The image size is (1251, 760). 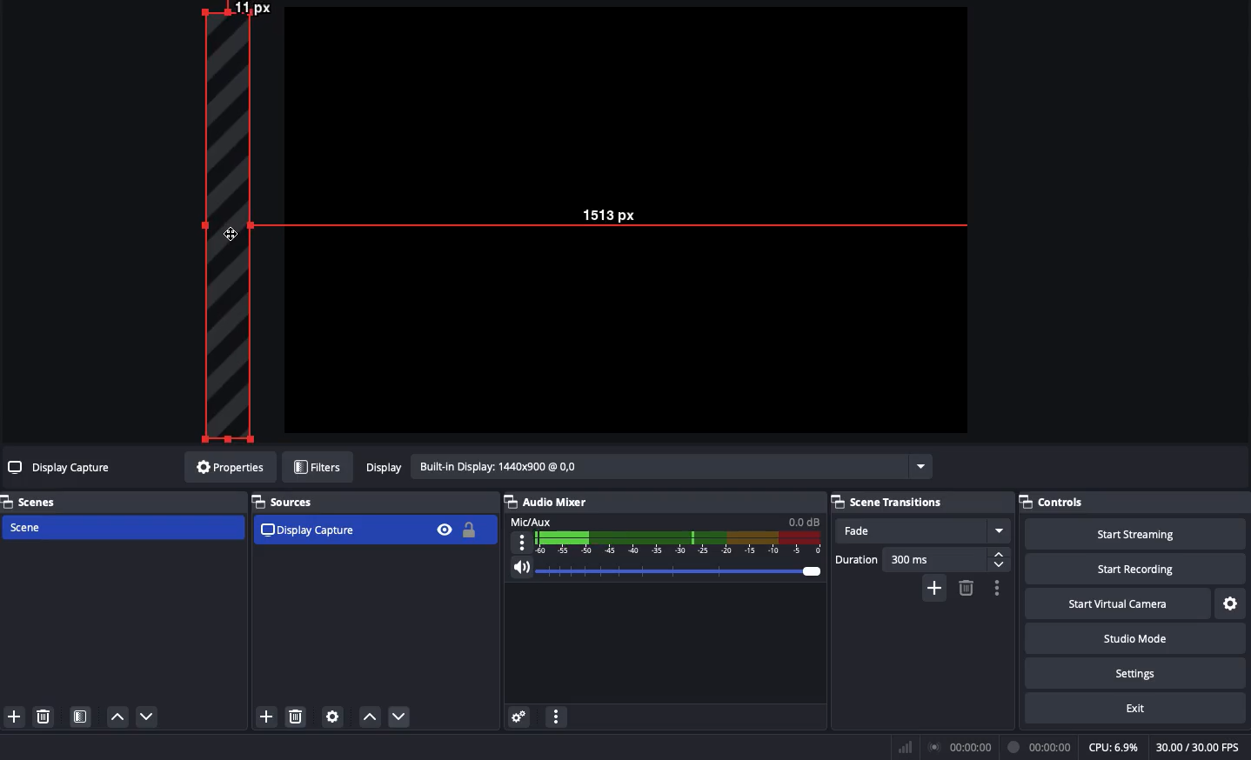 What do you see at coordinates (81, 718) in the screenshot?
I see `Scene filter` at bounding box center [81, 718].